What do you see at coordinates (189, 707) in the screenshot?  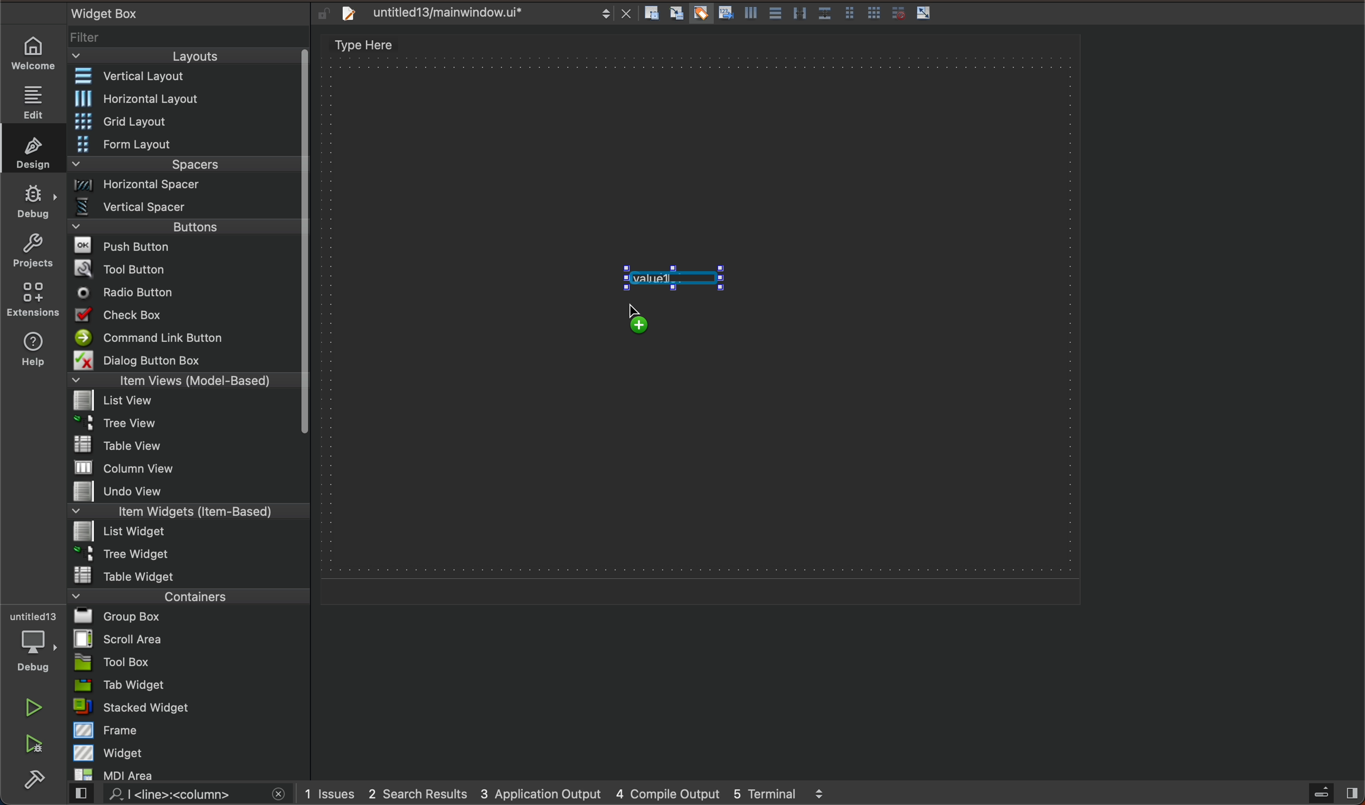 I see `stacked widget` at bounding box center [189, 707].